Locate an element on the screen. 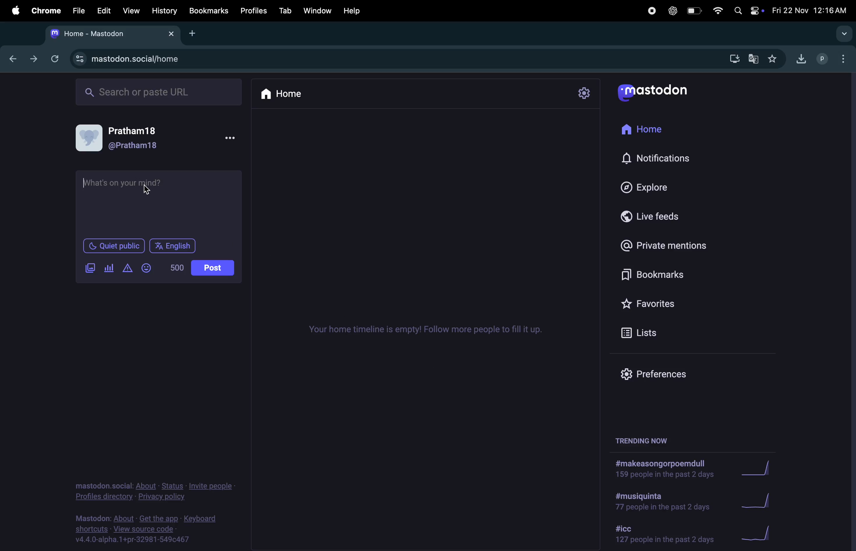 This screenshot has width=856, height=551. chatgpt is located at coordinates (672, 11).